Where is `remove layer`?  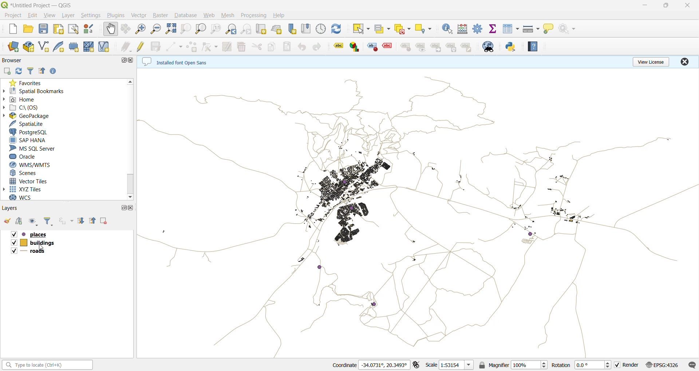
remove layer is located at coordinates (103, 219).